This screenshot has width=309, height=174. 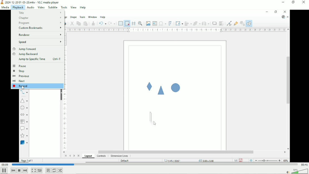 I want to click on Video, so click(x=41, y=7).